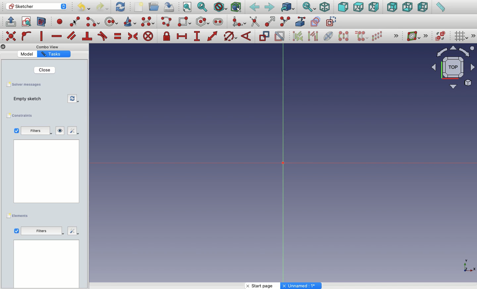  What do you see at coordinates (42, 36) in the screenshot?
I see `Constrain vertically` at bounding box center [42, 36].